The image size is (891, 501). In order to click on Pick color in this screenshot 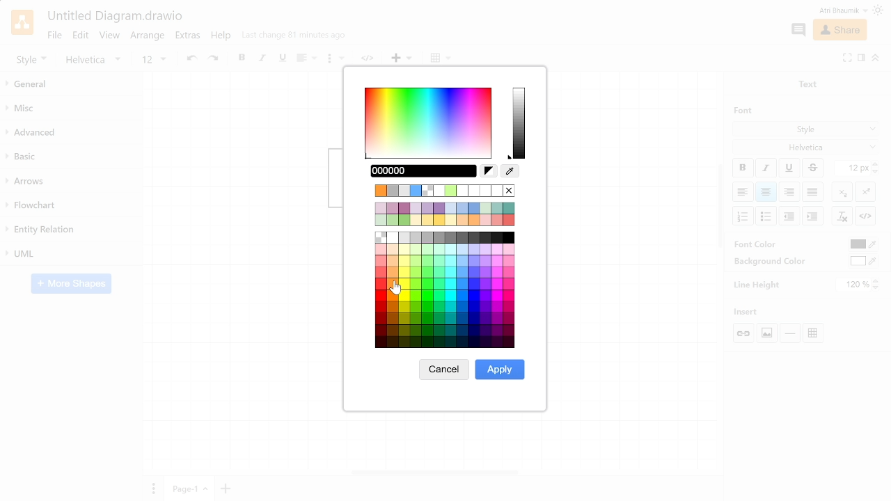, I will do `click(510, 172)`.